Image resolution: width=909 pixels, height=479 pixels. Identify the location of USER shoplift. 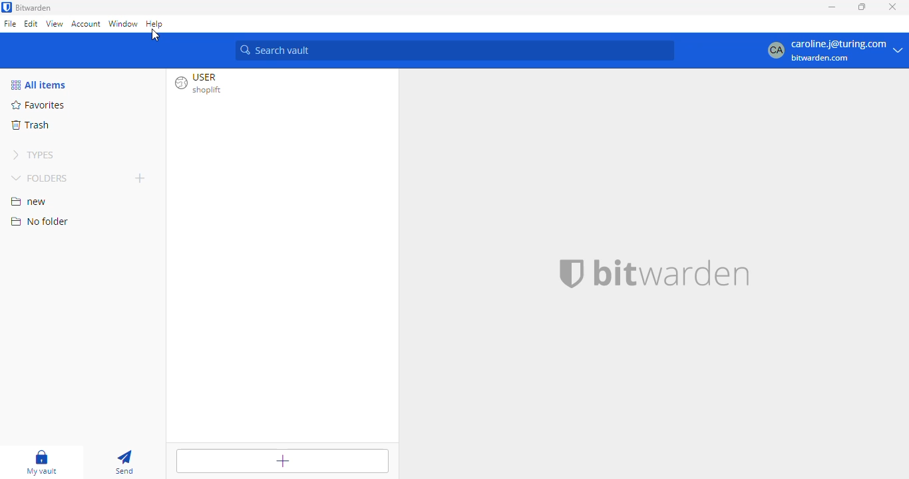
(204, 85).